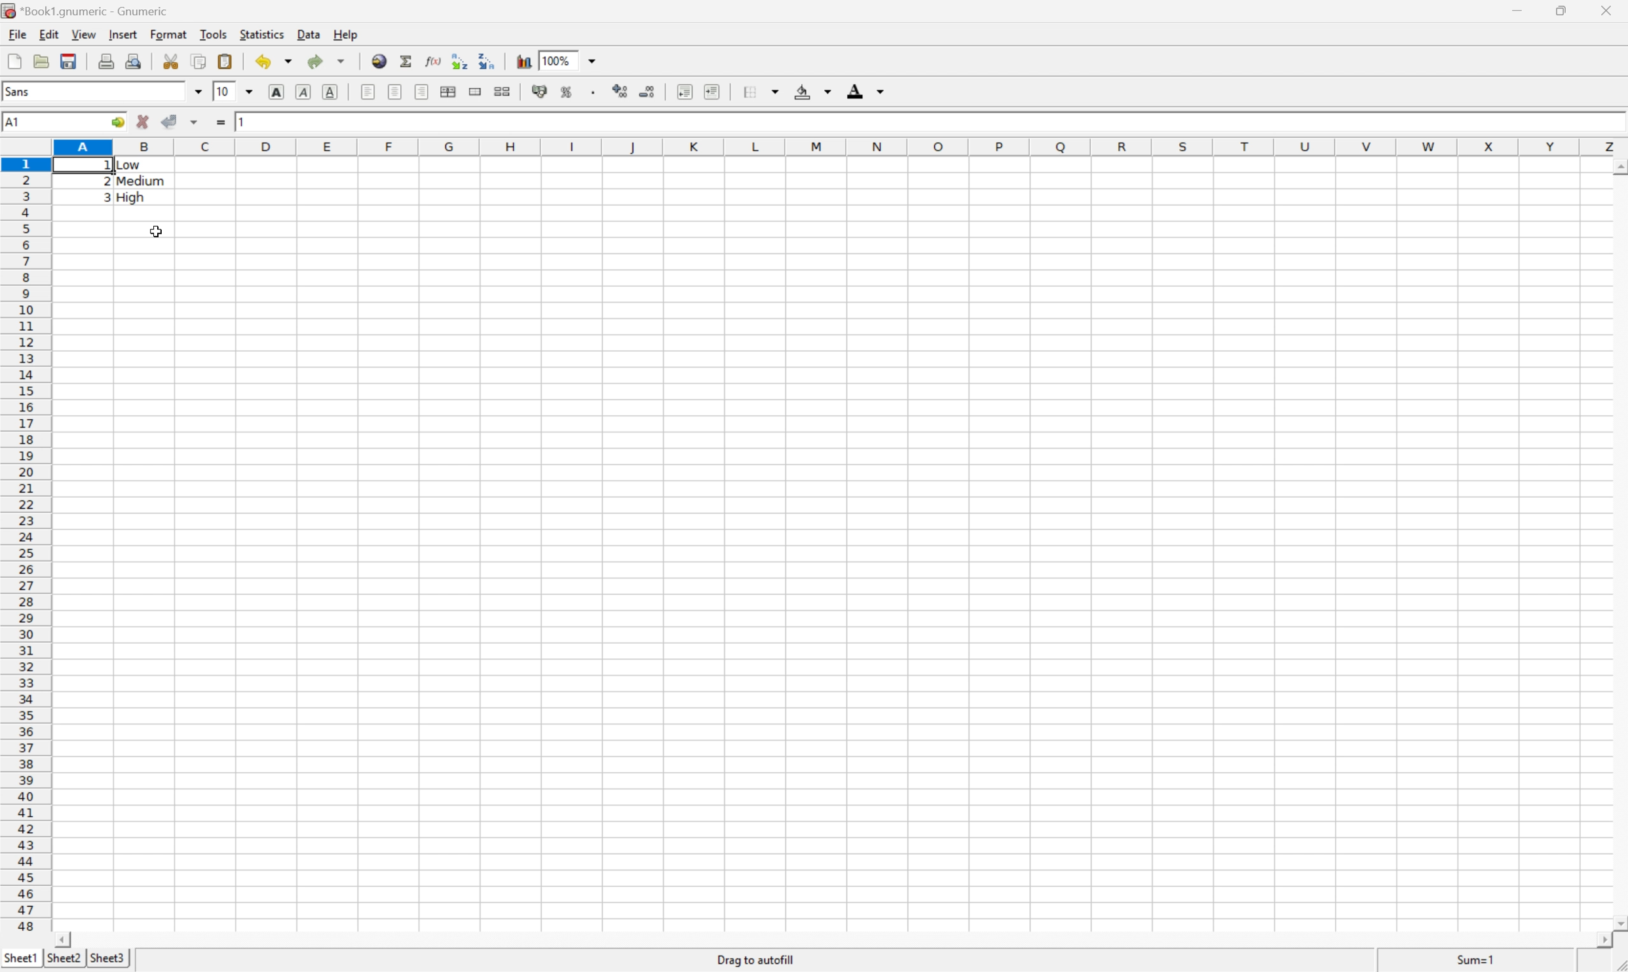  Describe the element at coordinates (647, 92) in the screenshot. I see `Decrease the number of decimals displayed` at that location.